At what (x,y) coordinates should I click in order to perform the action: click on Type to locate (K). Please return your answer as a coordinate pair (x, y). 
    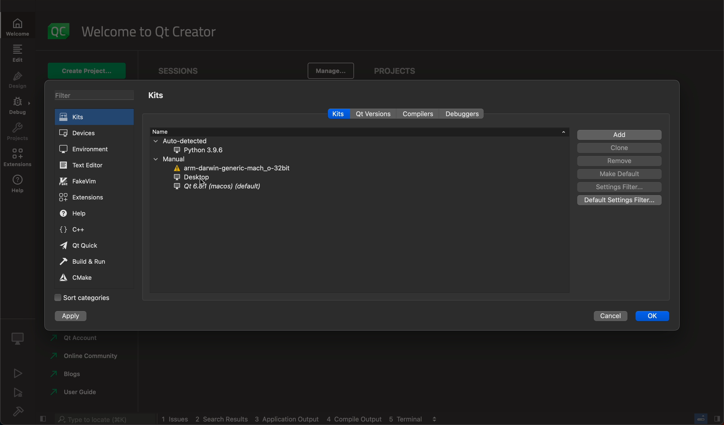
    Looking at the image, I should click on (104, 419).